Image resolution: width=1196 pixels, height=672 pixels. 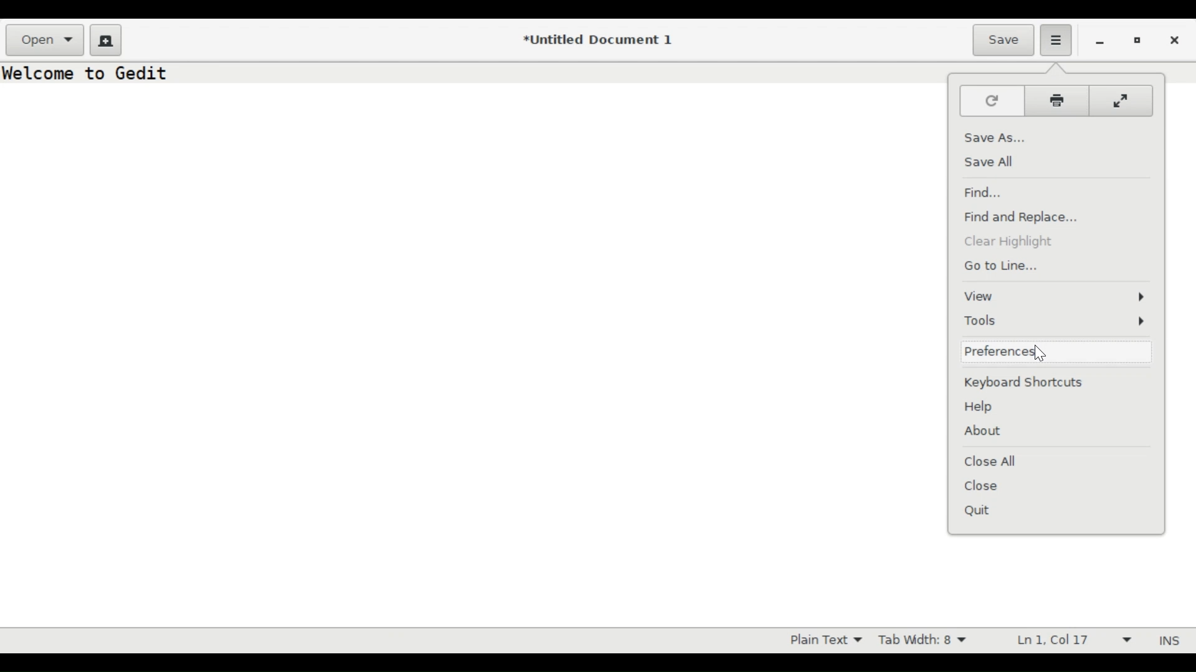 What do you see at coordinates (89, 73) in the screenshot?
I see `Welcome to Gedit` at bounding box center [89, 73].